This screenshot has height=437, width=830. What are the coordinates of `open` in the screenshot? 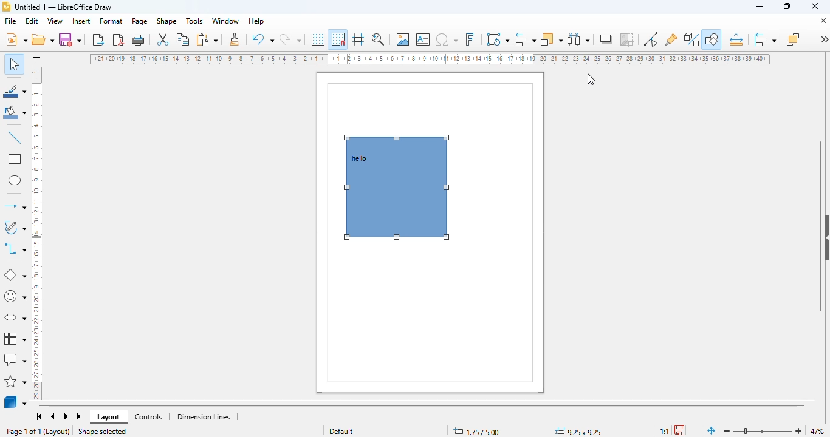 It's located at (42, 39).